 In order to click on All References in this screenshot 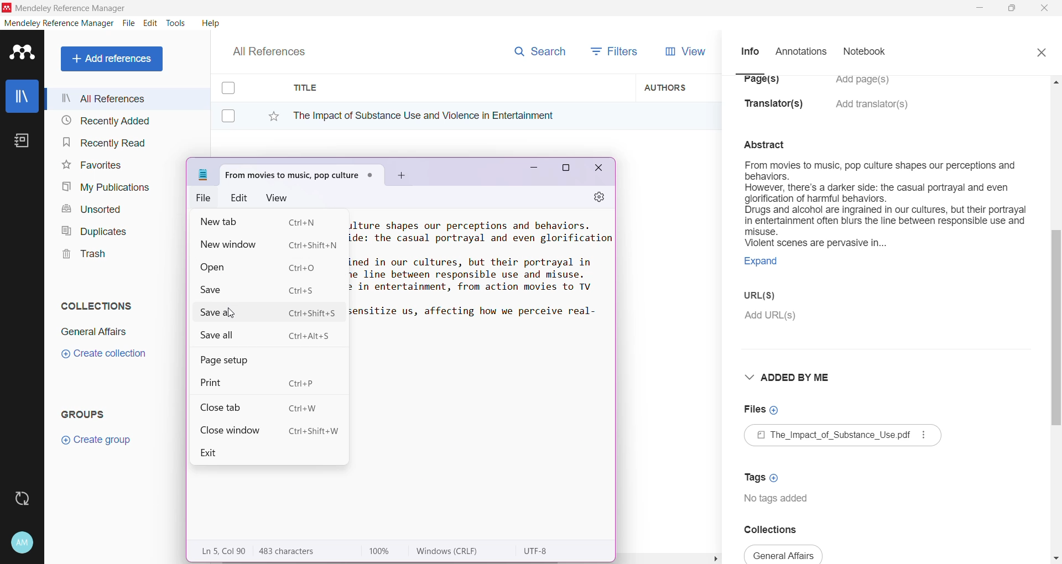, I will do `click(277, 49)`.